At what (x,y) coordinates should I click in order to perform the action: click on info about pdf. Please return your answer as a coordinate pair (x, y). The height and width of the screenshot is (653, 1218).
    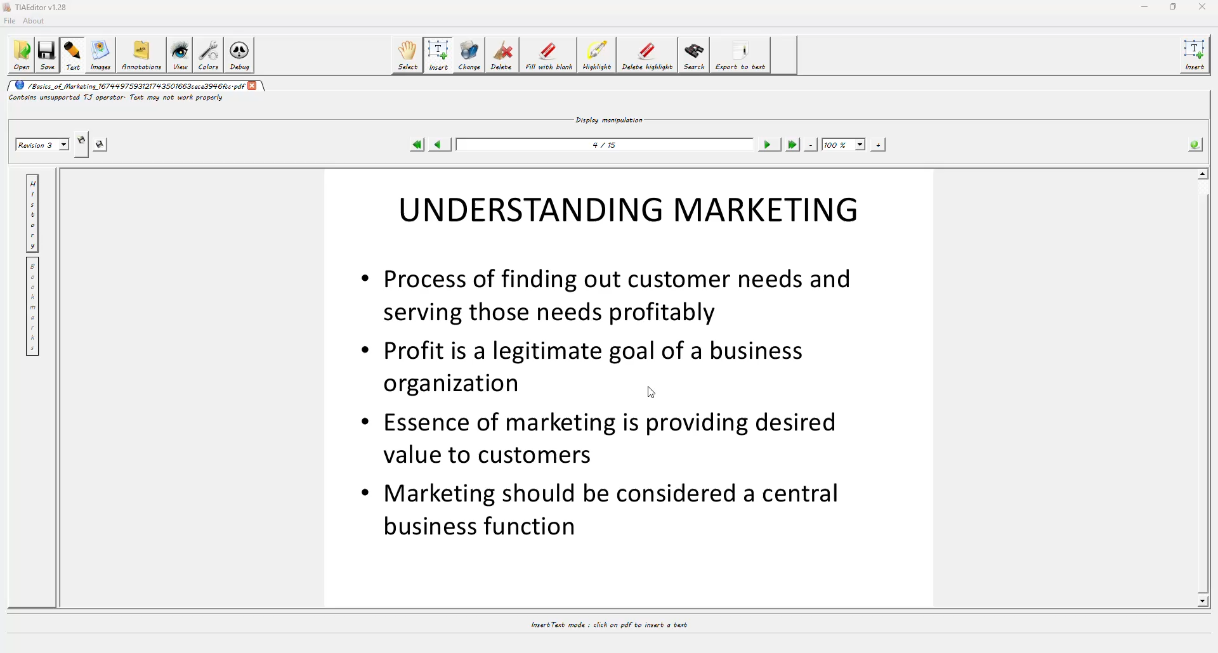
    Looking at the image, I should click on (1195, 143).